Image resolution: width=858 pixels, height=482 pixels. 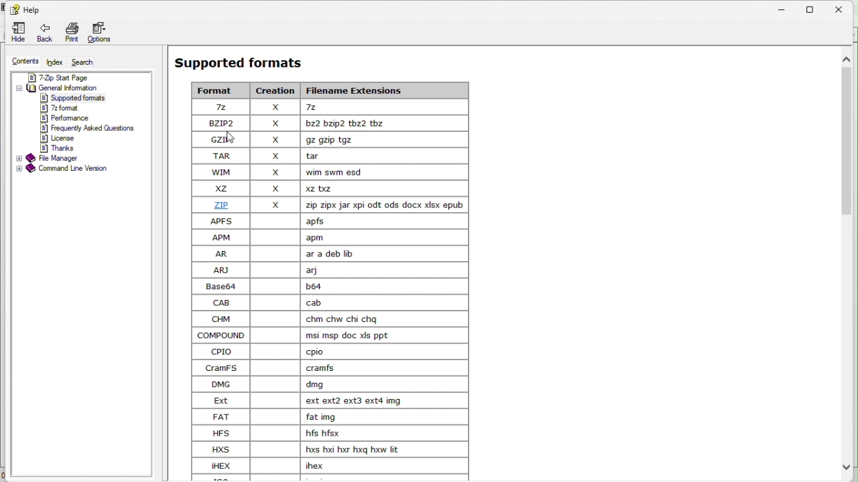 What do you see at coordinates (58, 62) in the screenshot?
I see `Index` at bounding box center [58, 62].